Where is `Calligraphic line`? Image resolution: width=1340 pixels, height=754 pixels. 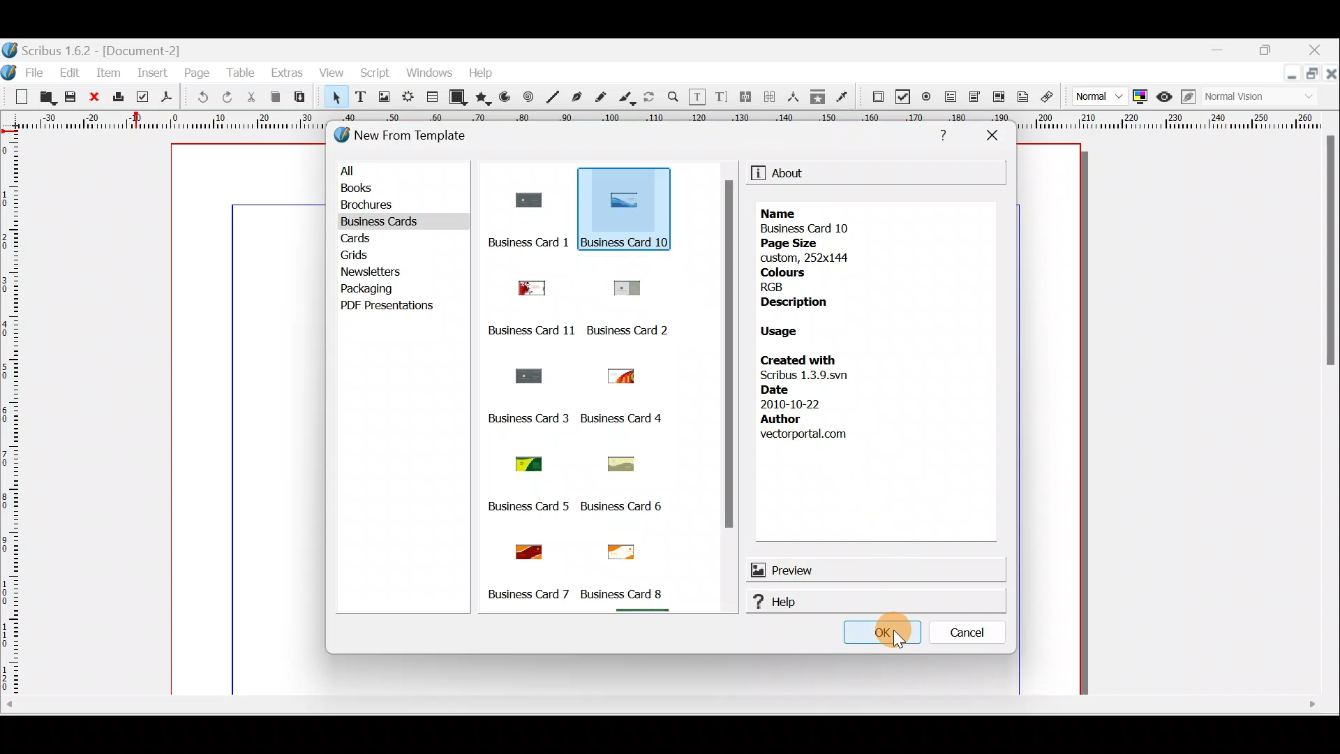
Calligraphic line is located at coordinates (629, 98).